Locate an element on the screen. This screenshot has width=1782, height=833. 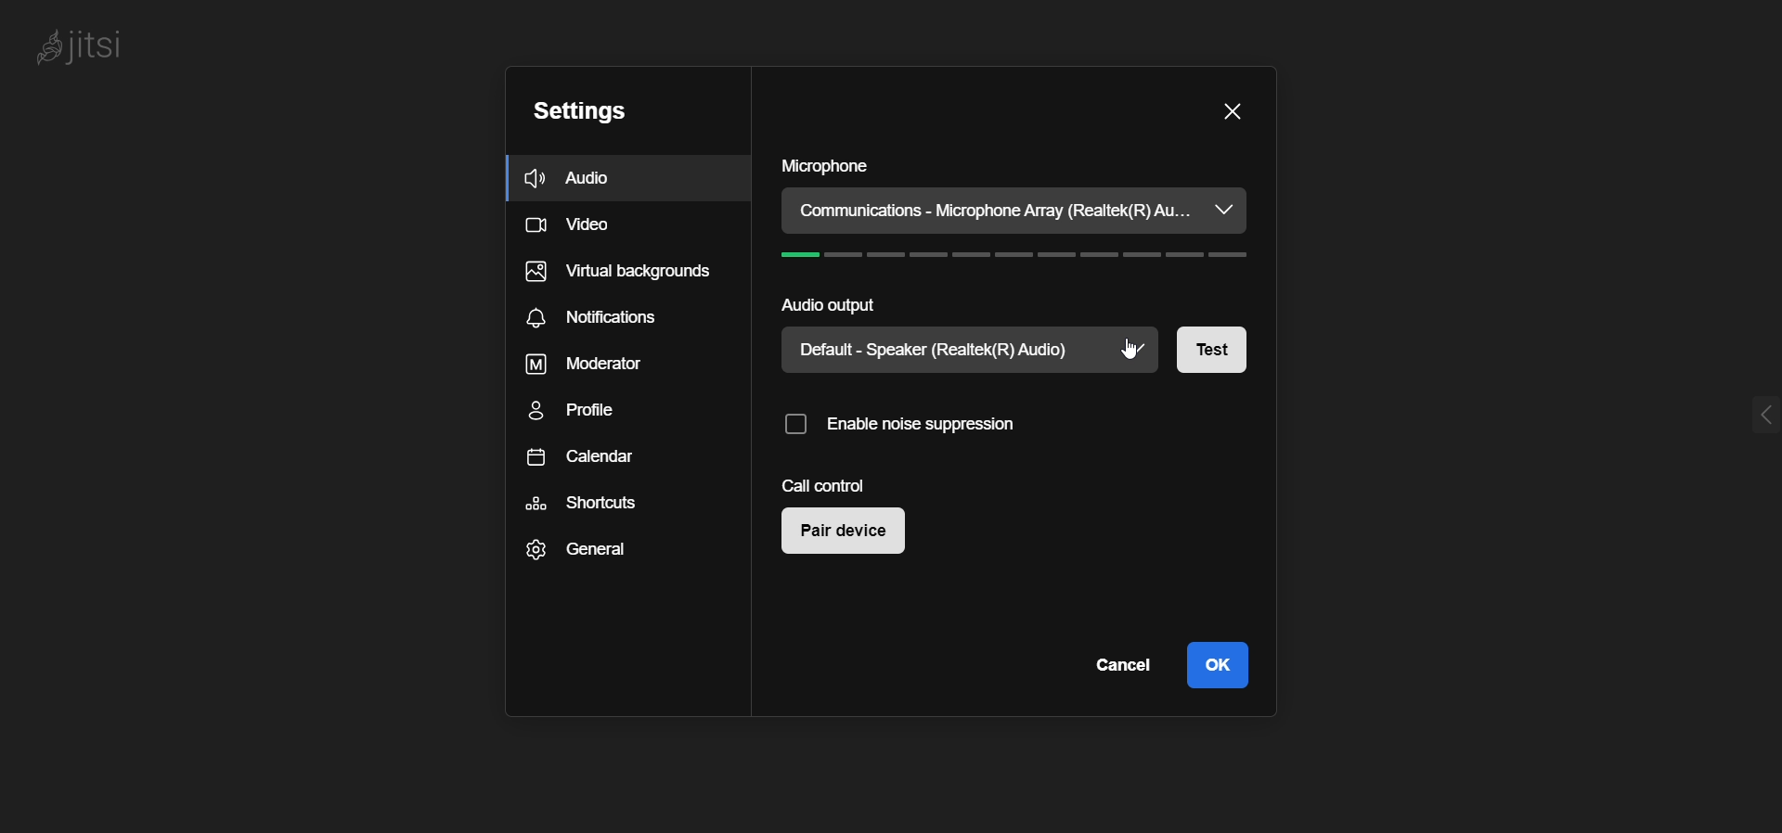
virtual backgrounds is located at coordinates (617, 276).